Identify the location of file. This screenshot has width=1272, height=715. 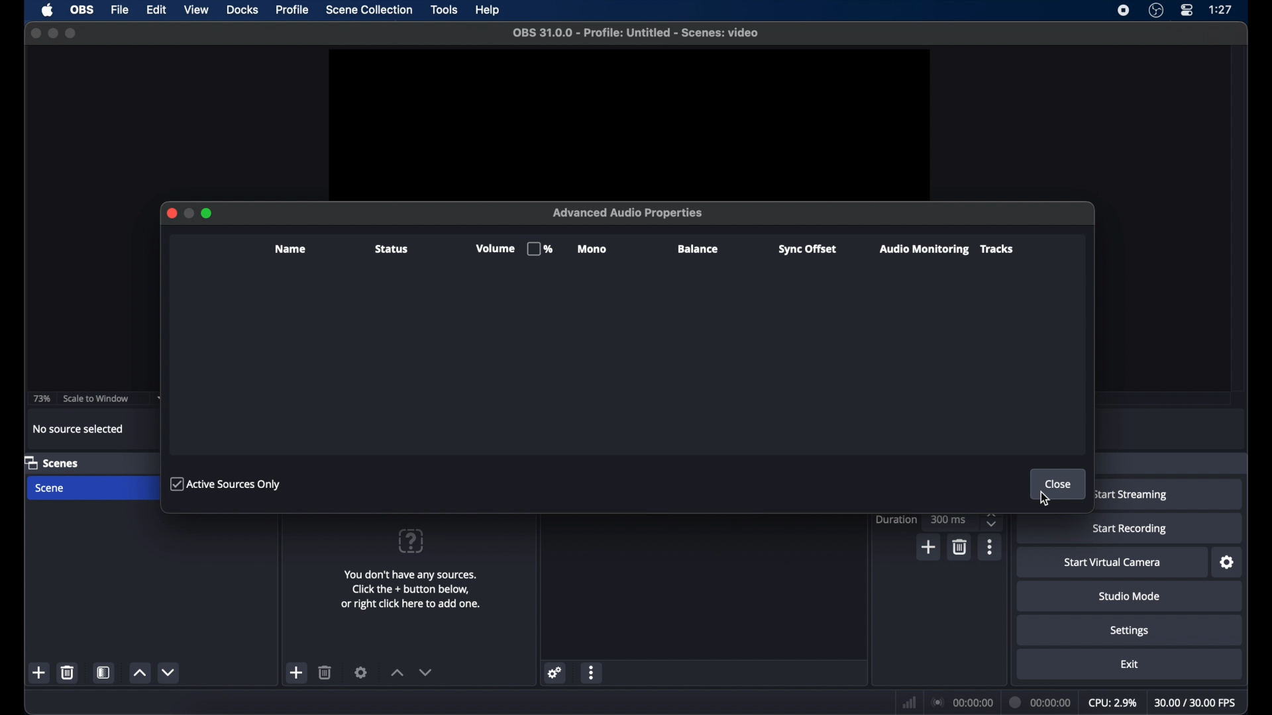
(121, 11).